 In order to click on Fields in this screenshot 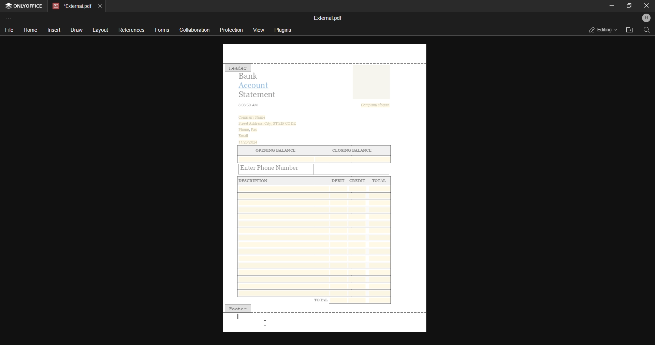, I will do `click(314, 240)`.